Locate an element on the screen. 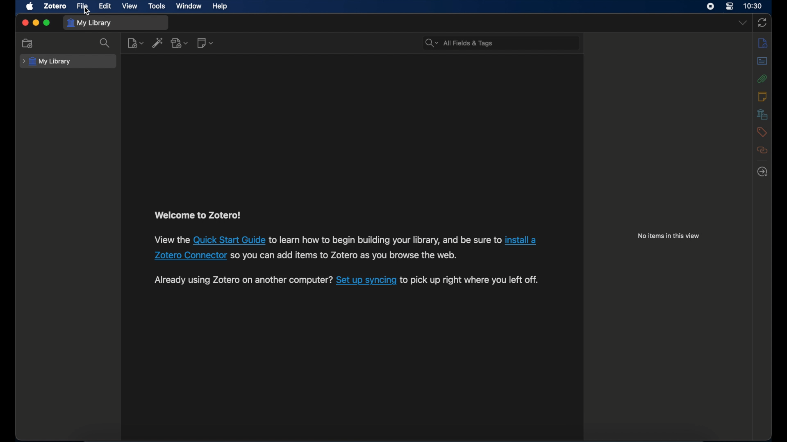  time is located at coordinates (753, 6).